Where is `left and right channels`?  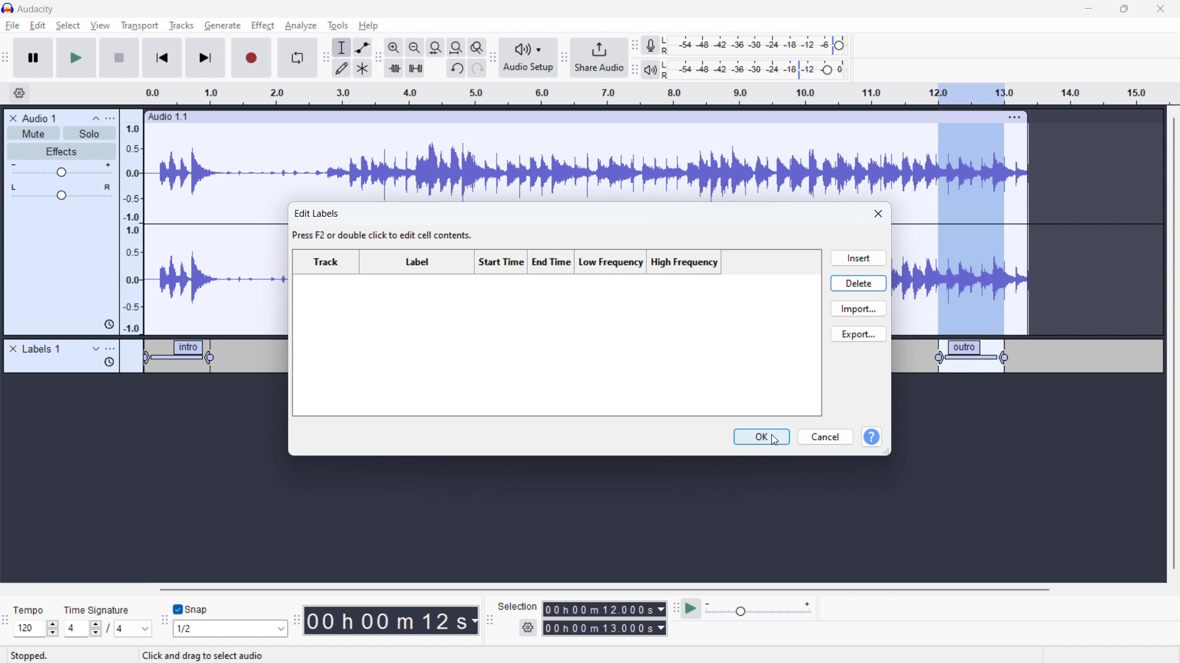 left and right channels is located at coordinates (667, 47).